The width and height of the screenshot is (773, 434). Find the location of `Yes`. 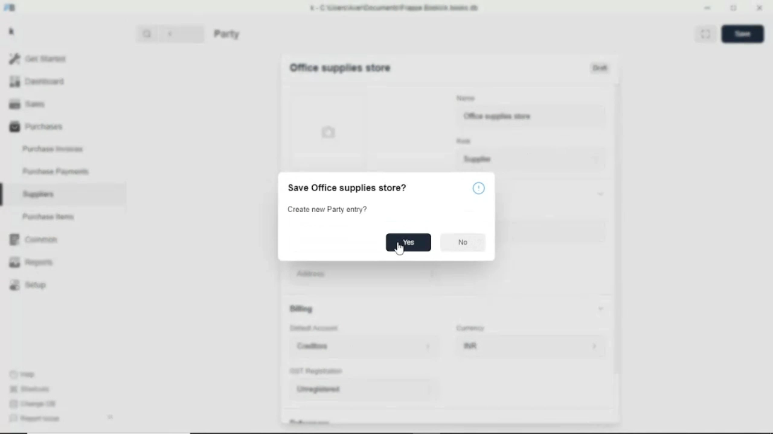

Yes is located at coordinates (409, 242).